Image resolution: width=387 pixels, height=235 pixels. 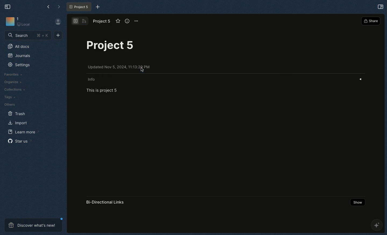 What do you see at coordinates (113, 44) in the screenshot?
I see `Project 5 ` at bounding box center [113, 44].